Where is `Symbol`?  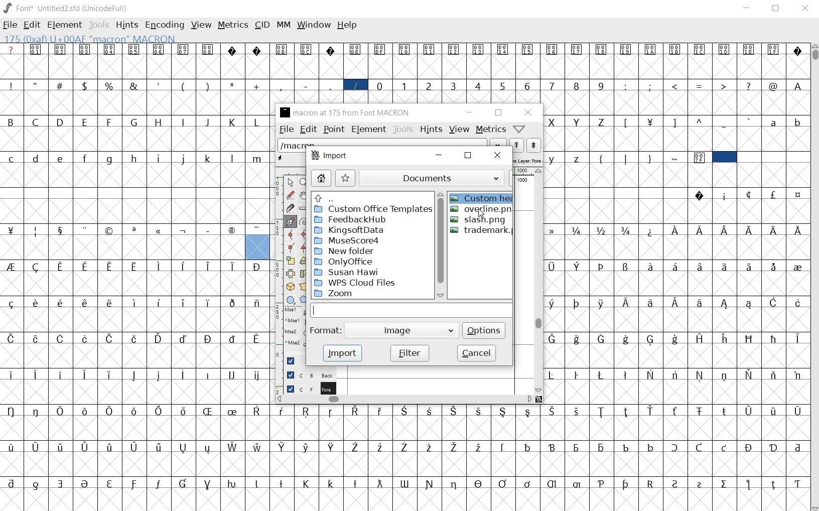 Symbol is located at coordinates (675, 229).